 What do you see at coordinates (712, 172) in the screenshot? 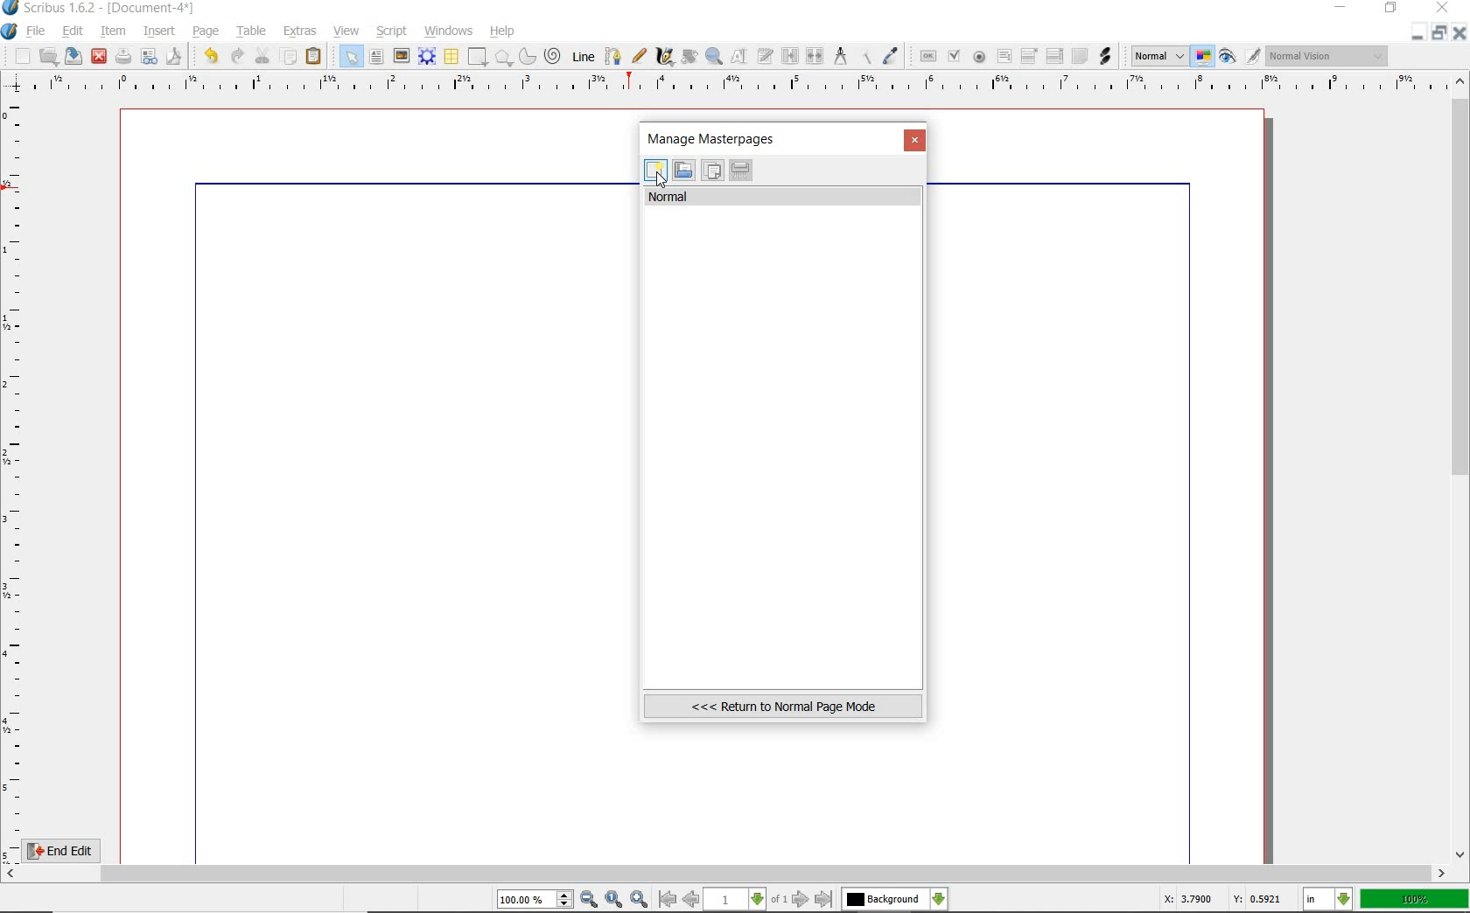
I see `duplicate the selected masterpages` at bounding box center [712, 172].